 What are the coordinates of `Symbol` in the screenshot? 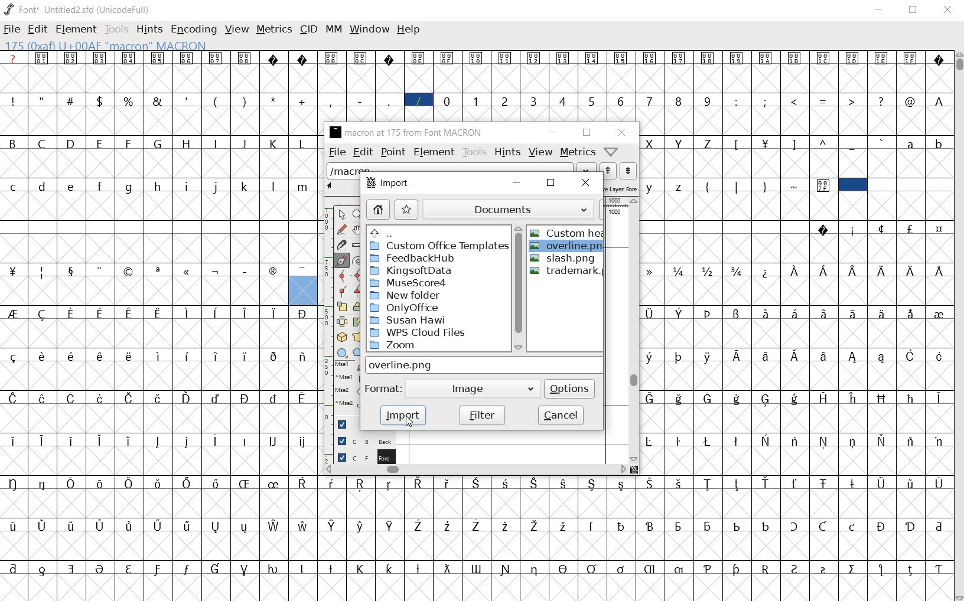 It's located at (709, 399).